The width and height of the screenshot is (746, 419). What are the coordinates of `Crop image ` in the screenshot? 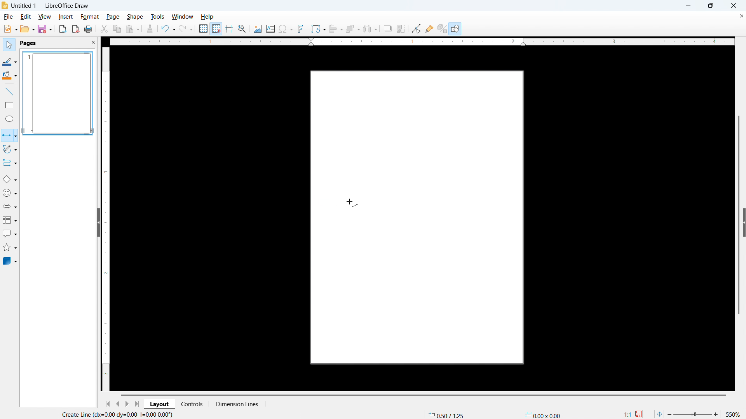 It's located at (401, 28).